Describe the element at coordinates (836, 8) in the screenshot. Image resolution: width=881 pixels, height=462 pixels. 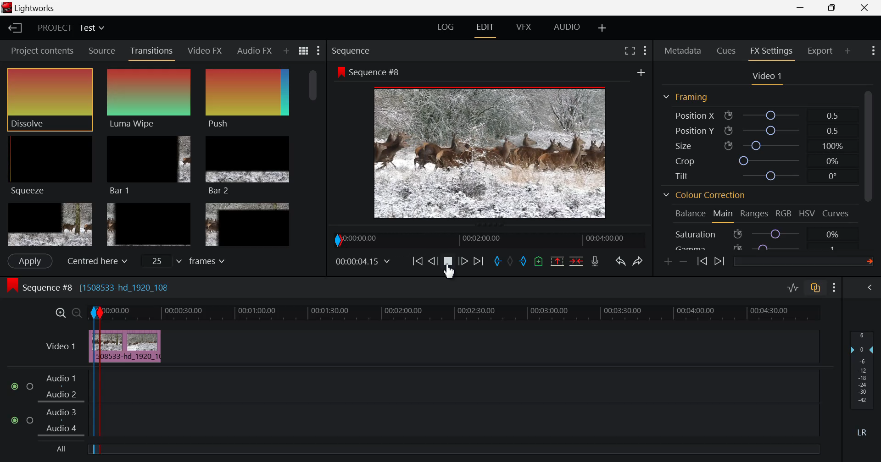
I see `Minimize` at that location.